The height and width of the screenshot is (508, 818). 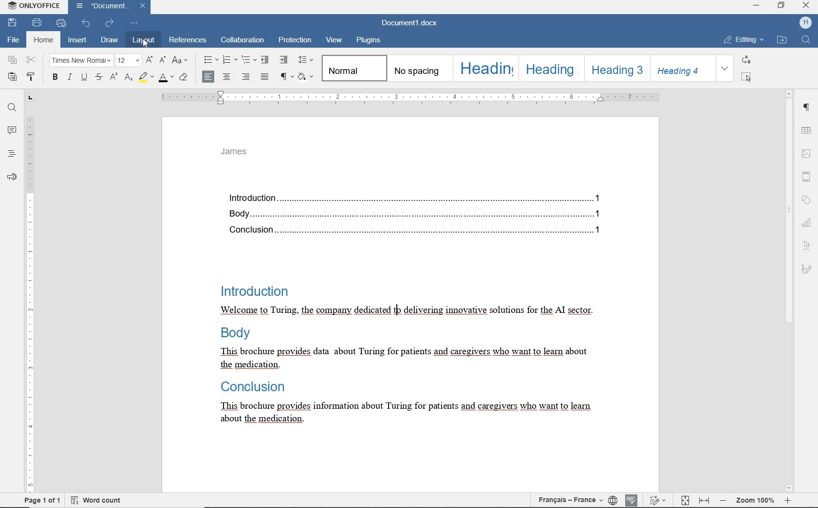 I want to click on align center, so click(x=226, y=76).